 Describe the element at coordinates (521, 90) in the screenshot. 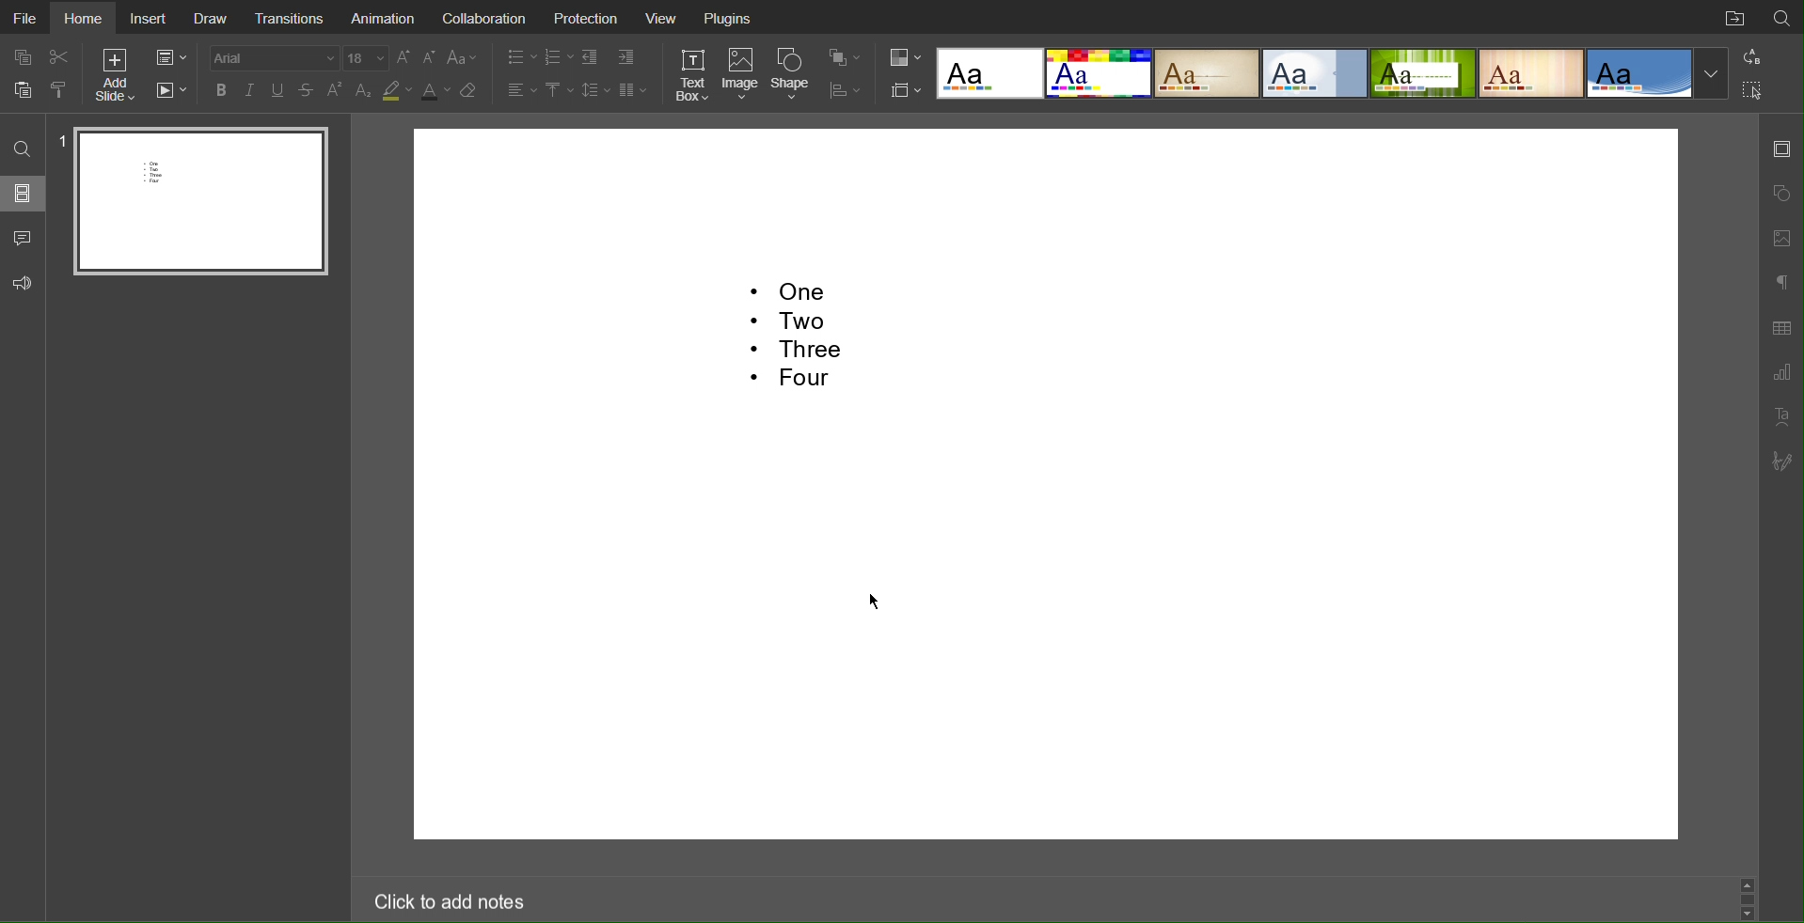

I see `Alignment` at that location.